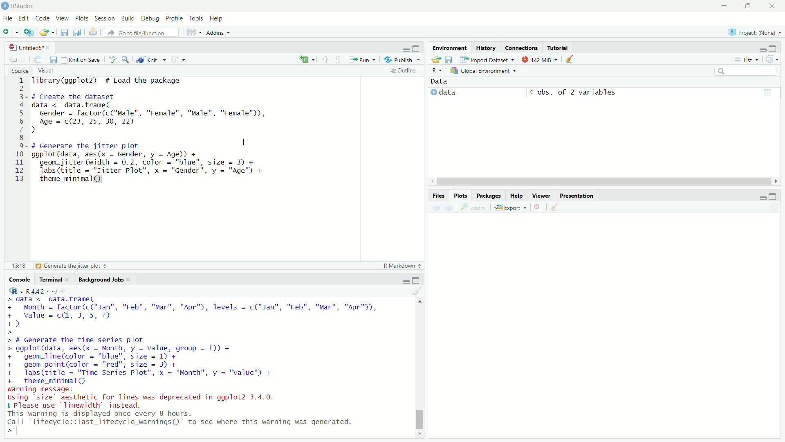 This screenshot has height=442, width=785. What do you see at coordinates (522, 47) in the screenshot?
I see `connections` at bounding box center [522, 47].